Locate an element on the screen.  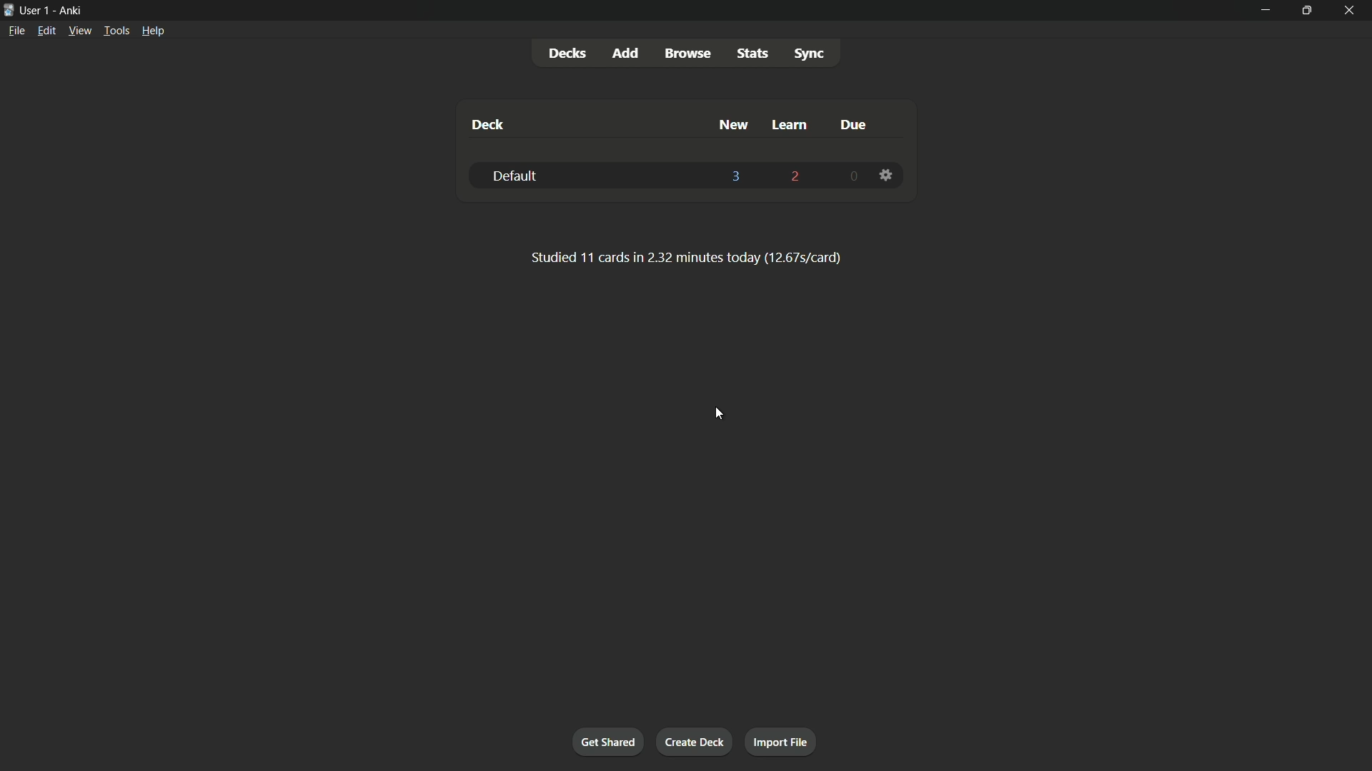
edit menu is located at coordinates (46, 31).